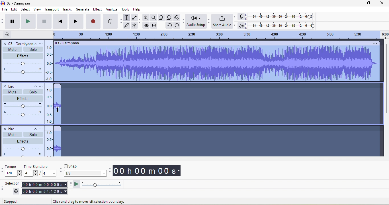  I want to click on audacity audio setup toolbar, so click(185, 21).